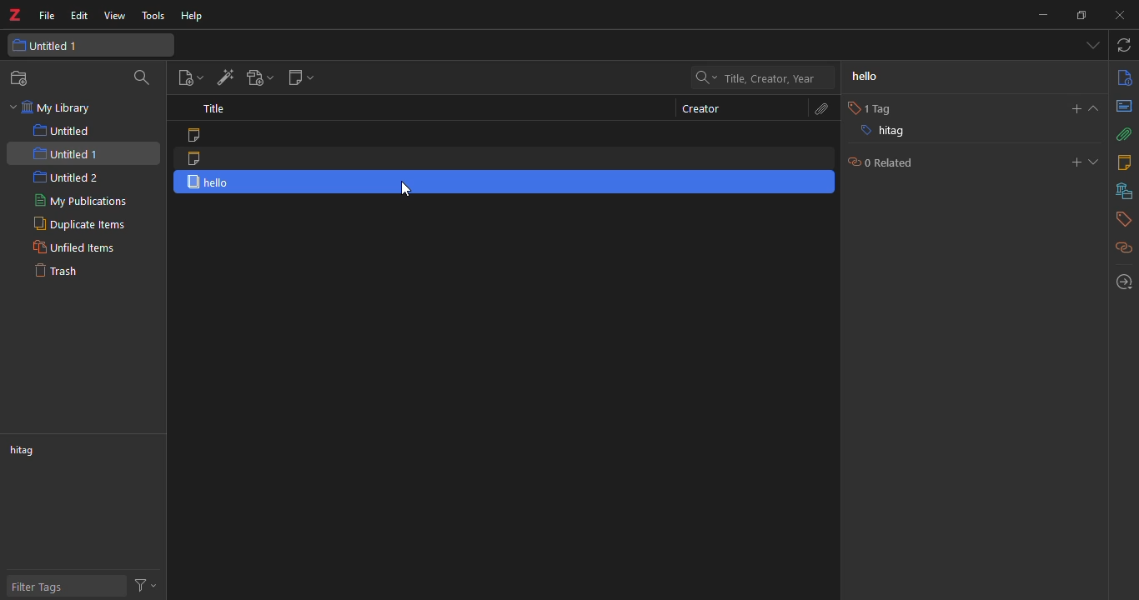 This screenshot has height=600, width=1139. Describe the element at coordinates (149, 15) in the screenshot. I see `tools` at that location.